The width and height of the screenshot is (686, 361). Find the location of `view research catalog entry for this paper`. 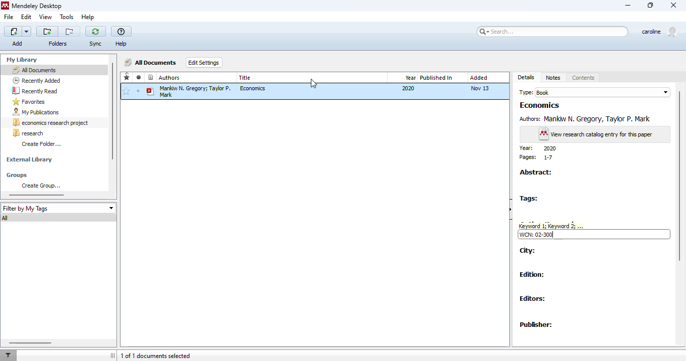

view research catalog entry for this paper is located at coordinates (596, 134).